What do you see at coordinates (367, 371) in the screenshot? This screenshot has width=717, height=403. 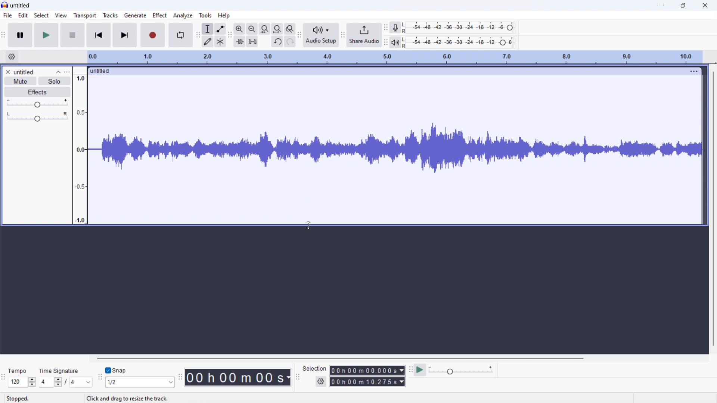 I see `start time` at bounding box center [367, 371].